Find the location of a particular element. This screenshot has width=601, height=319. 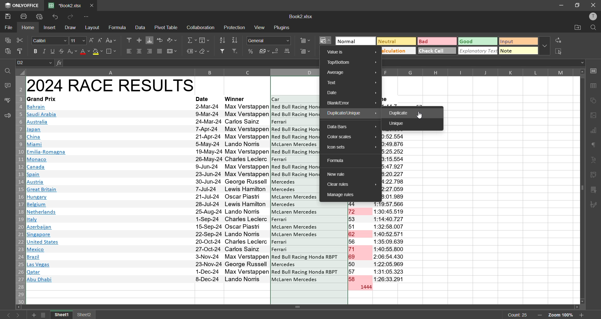

insert is located at coordinates (50, 28).